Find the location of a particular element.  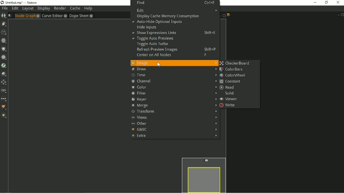

Extra is located at coordinates (4, 116).